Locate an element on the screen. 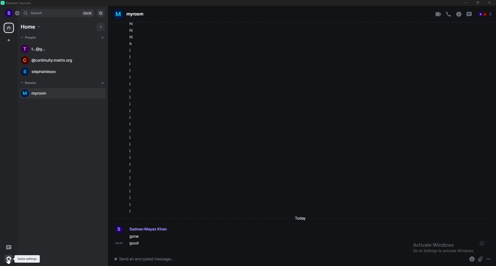  texts is located at coordinates (136, 241).